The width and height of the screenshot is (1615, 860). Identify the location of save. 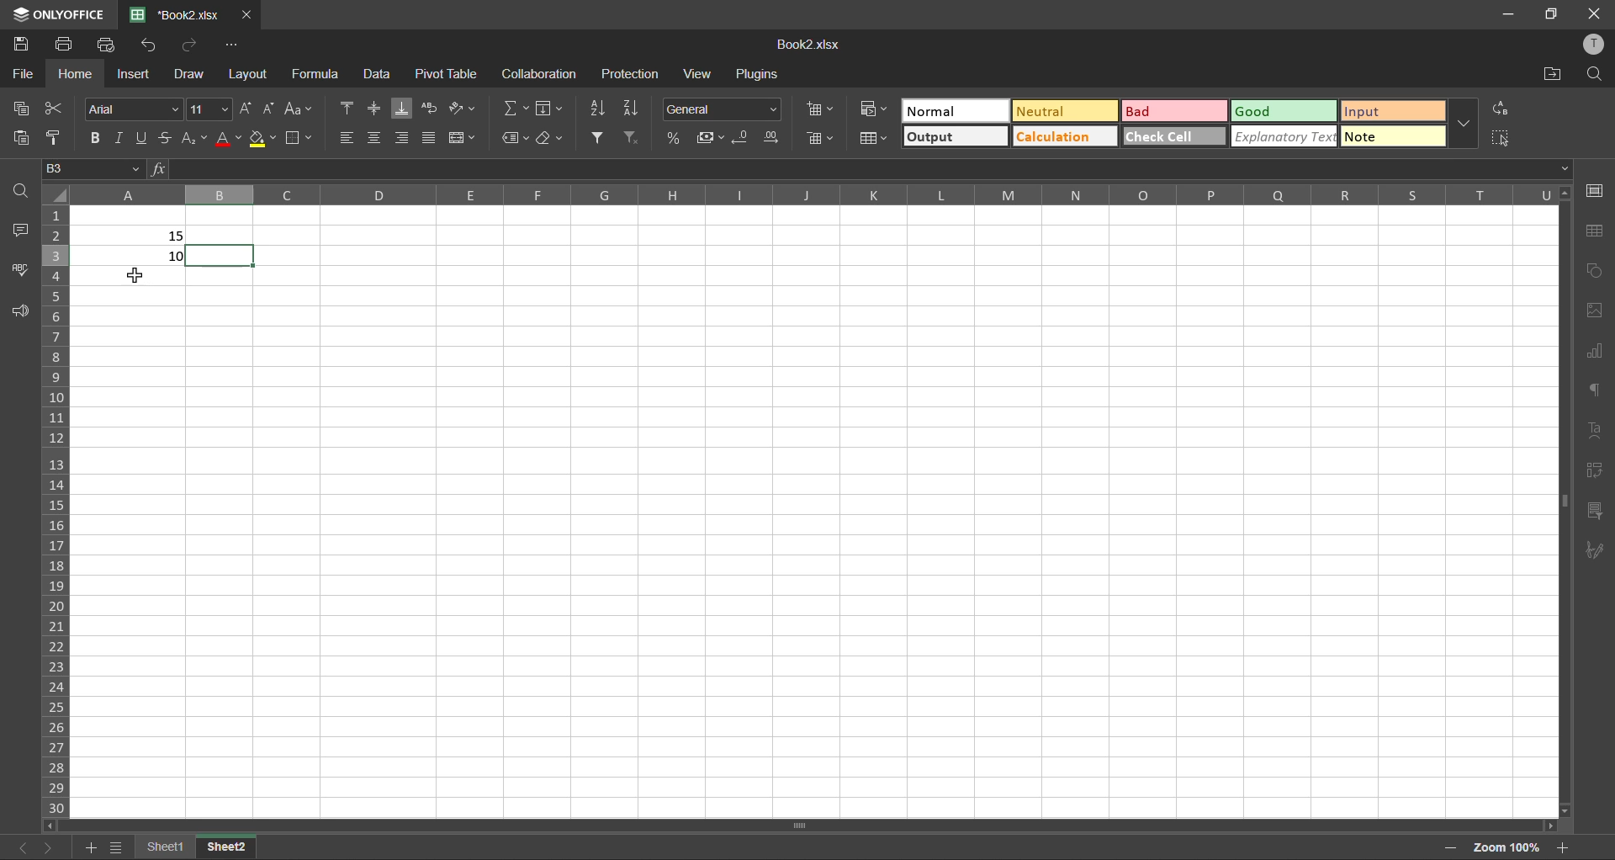
(20, 40).